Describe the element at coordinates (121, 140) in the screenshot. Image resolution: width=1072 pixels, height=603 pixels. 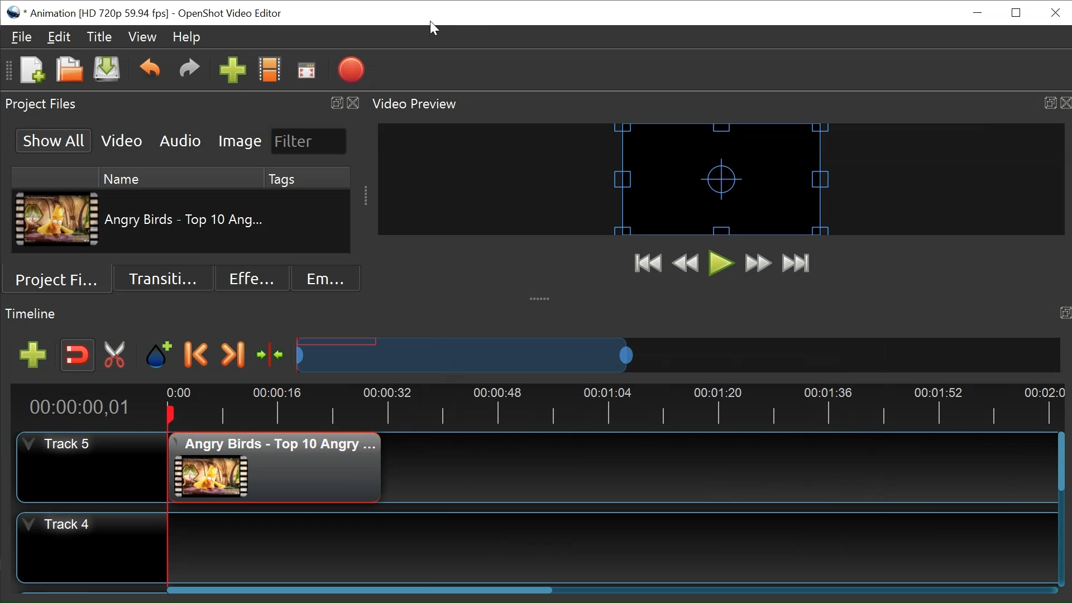
I see `Video` at that location.